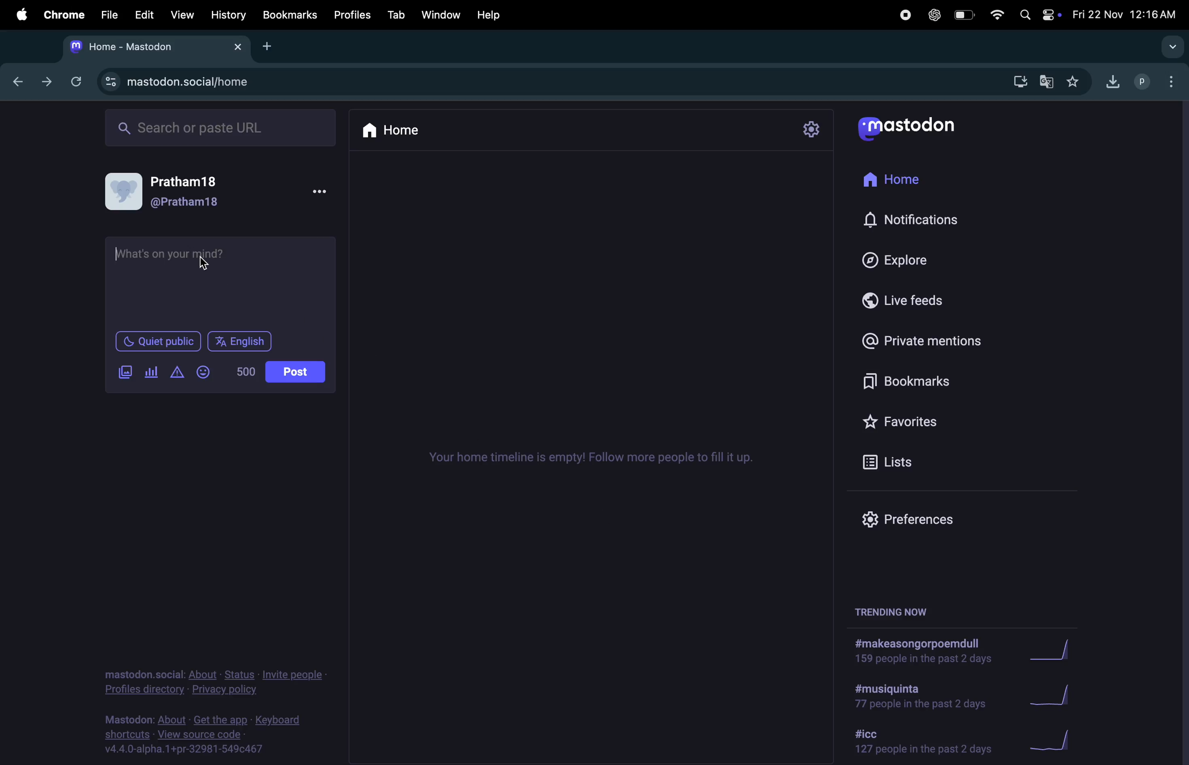 The height and width of the screenshot is (765, 1189). What do you see at coordinates (15, 81) in the screenshot?
I see `backtab` at bounding box center [15, 81].